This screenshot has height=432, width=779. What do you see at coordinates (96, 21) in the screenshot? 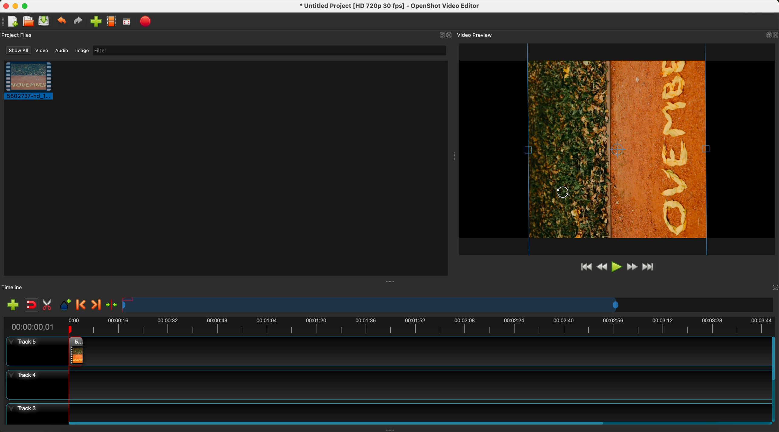
I see `import files` at bounding box center [96, 21].